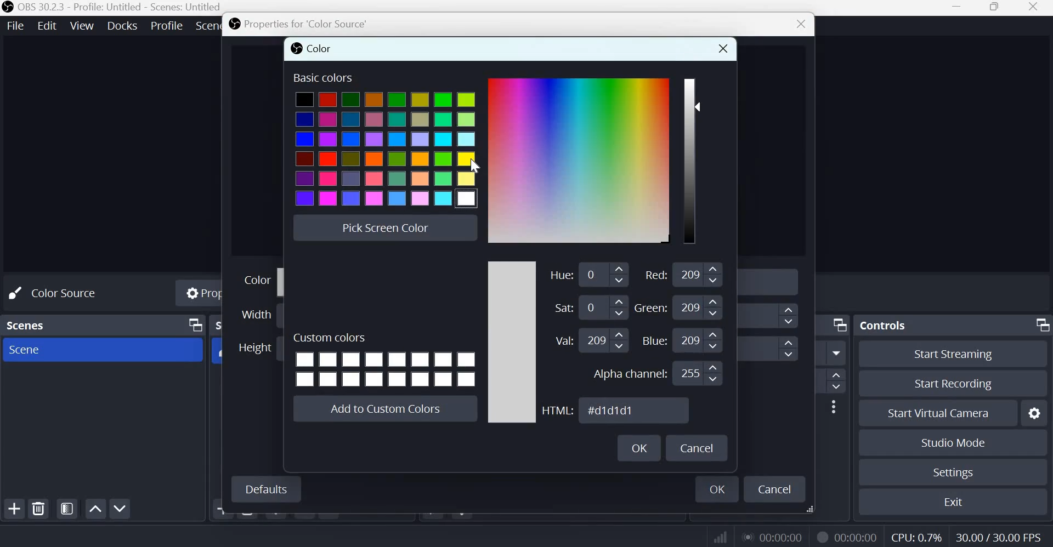 The height and width of the screenshot is (547, 1053). What do you see at coordinates (386, 357) in the screenshot?
I see `Cusom colors` at bounding box center [386, 357].